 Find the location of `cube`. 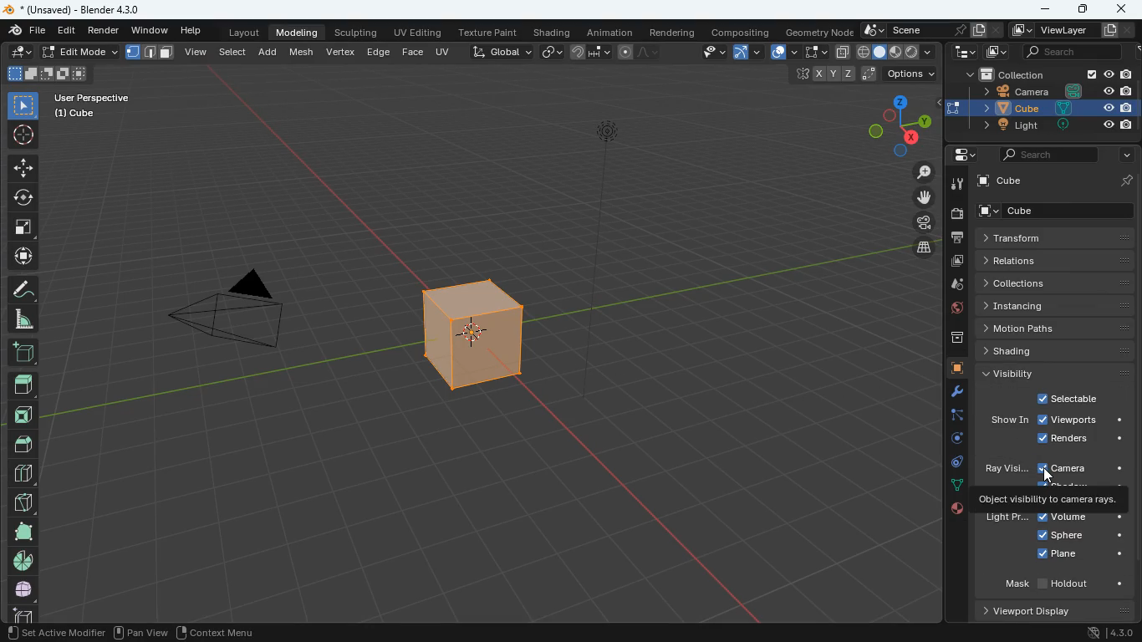

cube is located at coordinates (1060, 211).